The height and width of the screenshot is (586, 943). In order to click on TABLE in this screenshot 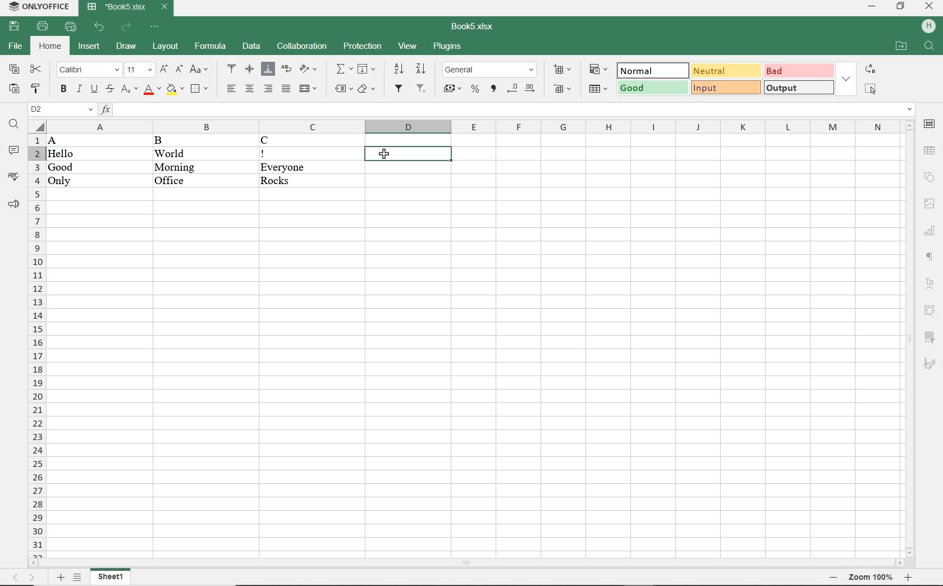, I will do `click(931, 150)`.